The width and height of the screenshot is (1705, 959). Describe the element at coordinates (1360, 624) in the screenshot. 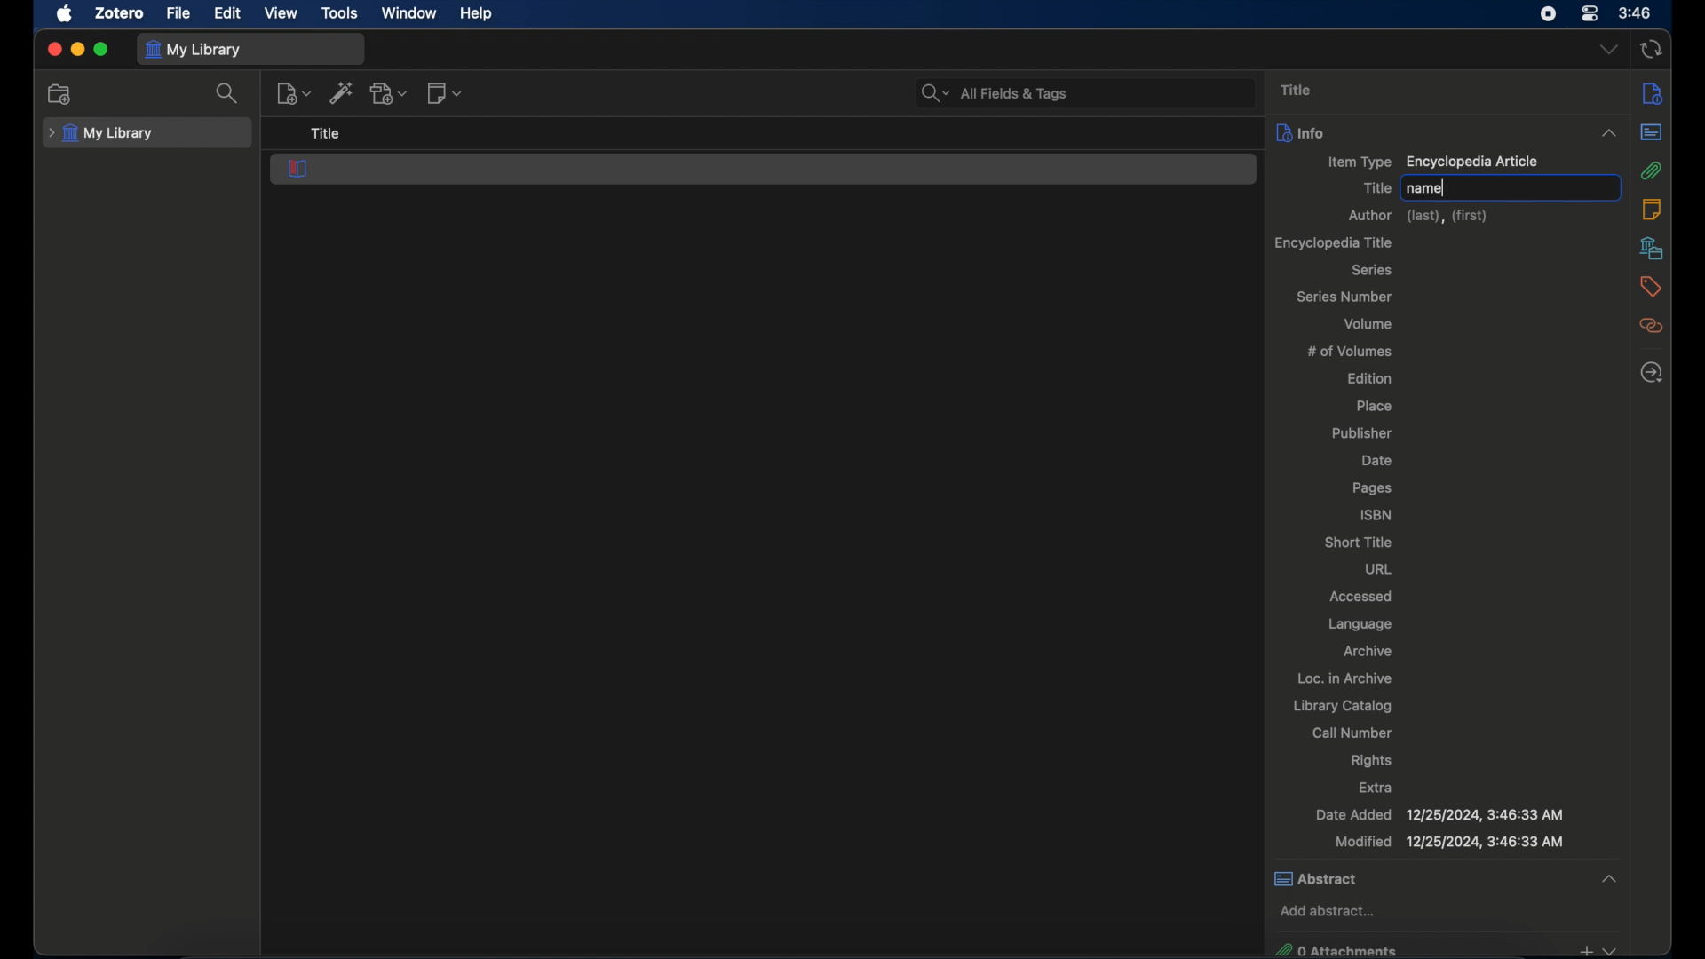

I see `language` at that location.